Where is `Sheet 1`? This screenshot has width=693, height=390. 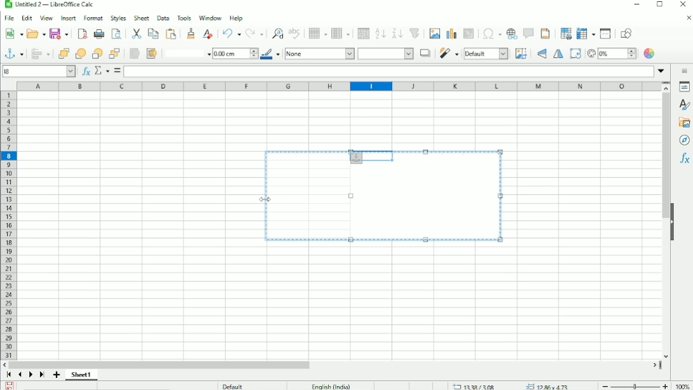 Sheet 1 is located at coordinates (81, 375).